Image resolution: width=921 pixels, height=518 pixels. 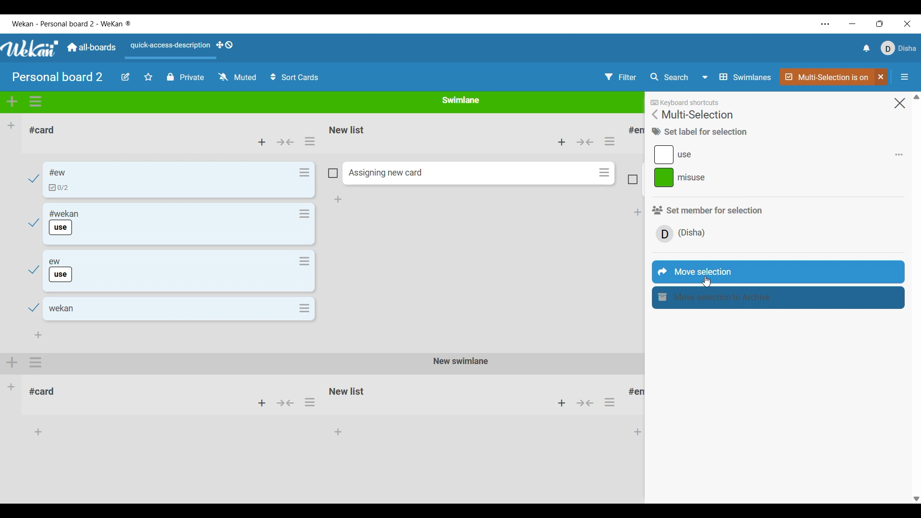 What do you see at coordinates (604, 172) in the screenshot?
I see `Card actions` at bounding box center [604, 172].